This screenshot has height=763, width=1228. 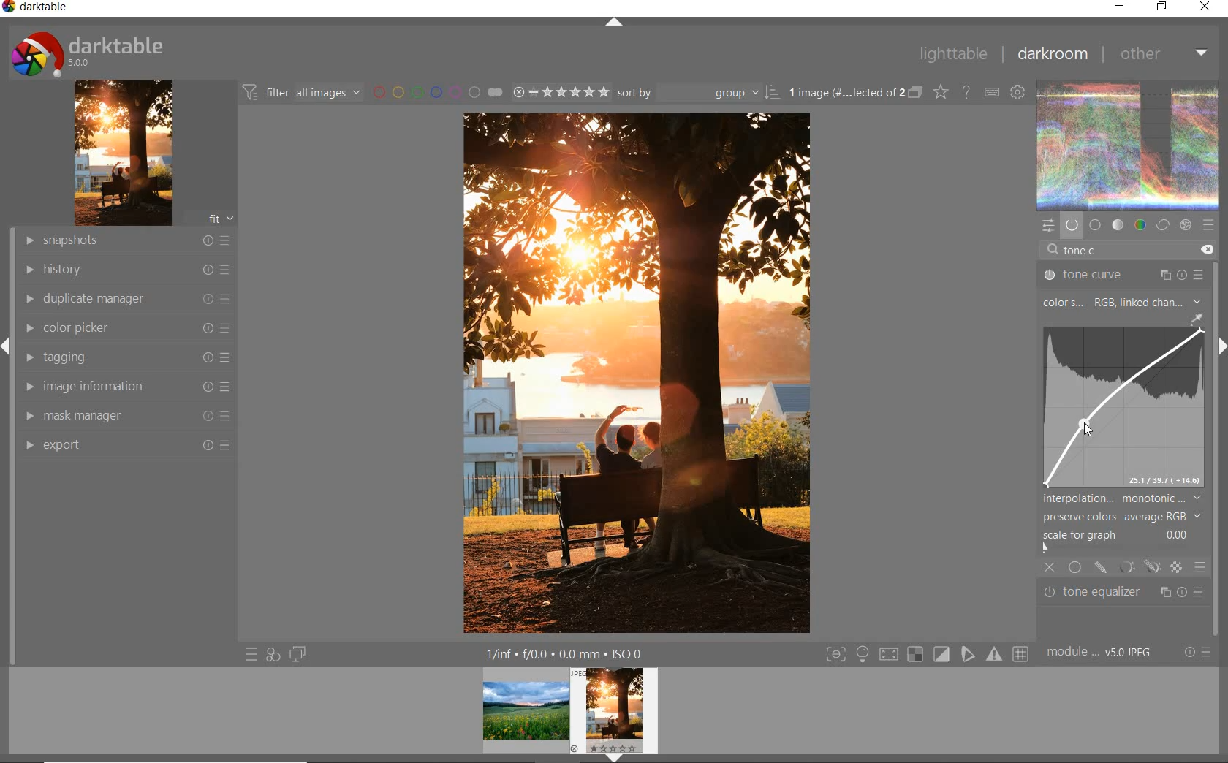 What do you see at coordinates (567, 652) in the screenshot?
I see `1/fnf f/0.0 0.0 mm ISO 0` at bounding box center [567, 652].